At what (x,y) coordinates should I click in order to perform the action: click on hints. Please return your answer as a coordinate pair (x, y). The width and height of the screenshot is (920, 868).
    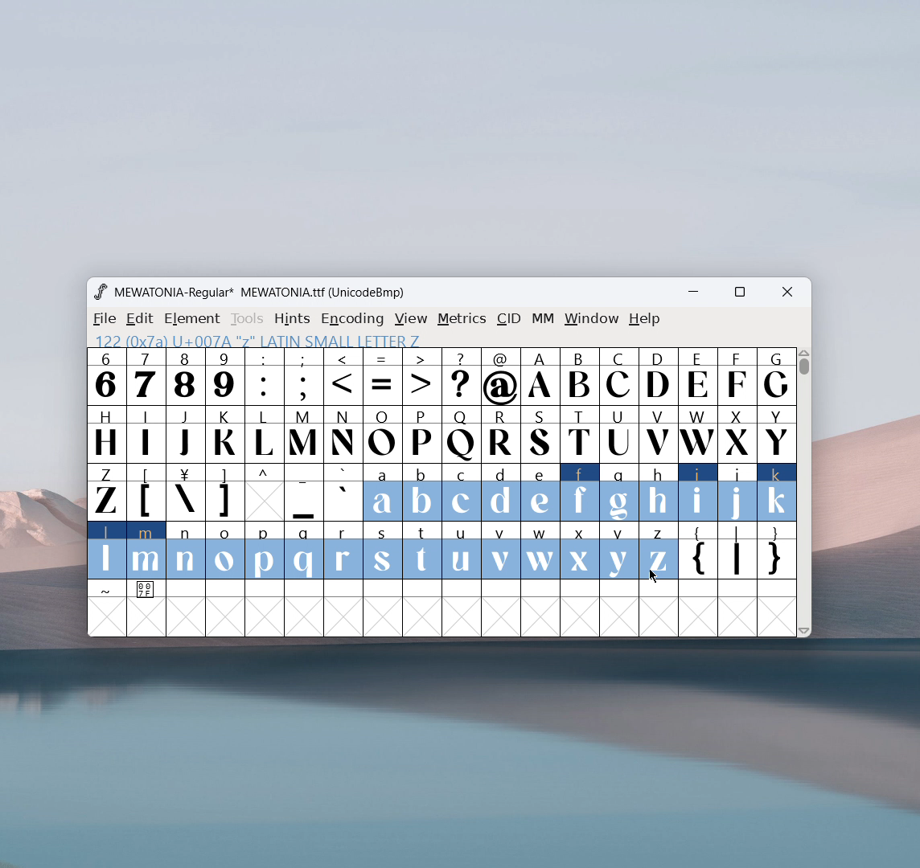
    Looking at the image, I should click on (294, 318).